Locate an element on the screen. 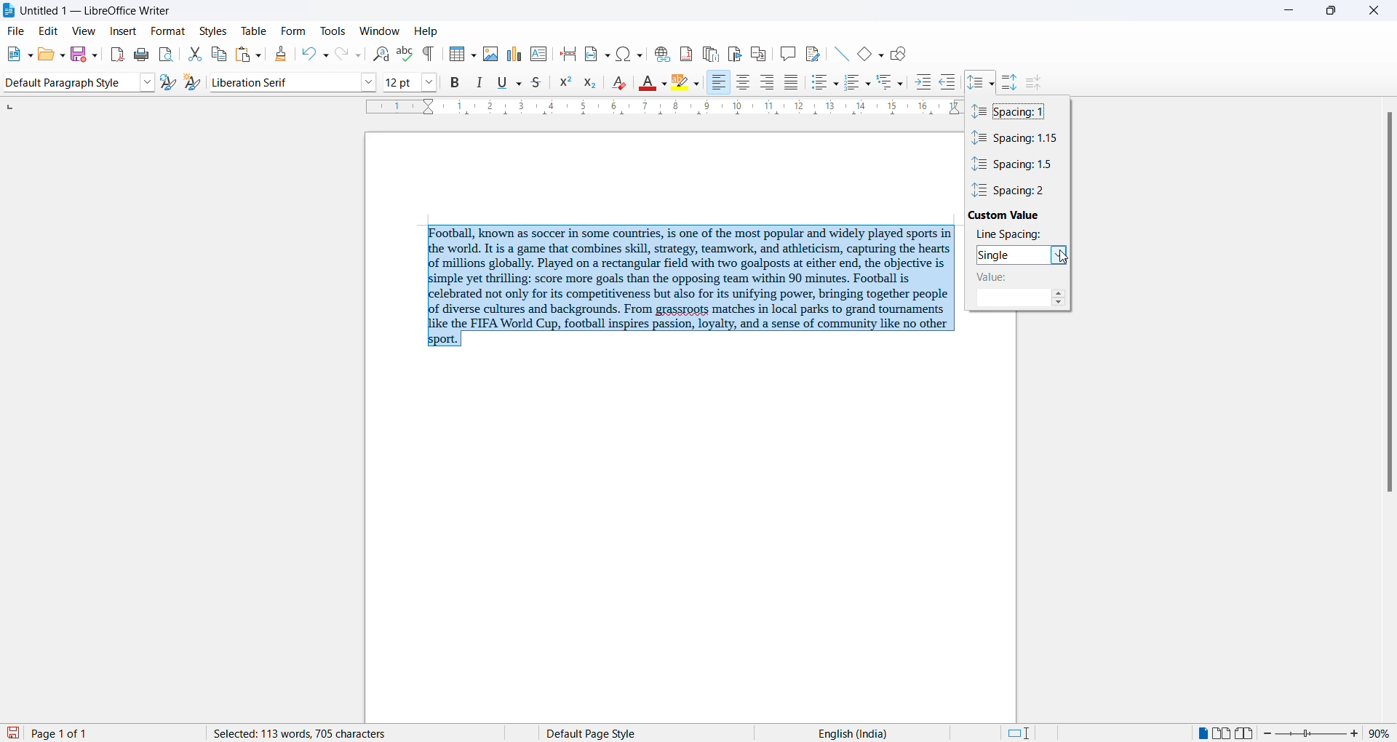  insert hyperlink is located at coordinates (662, 55).